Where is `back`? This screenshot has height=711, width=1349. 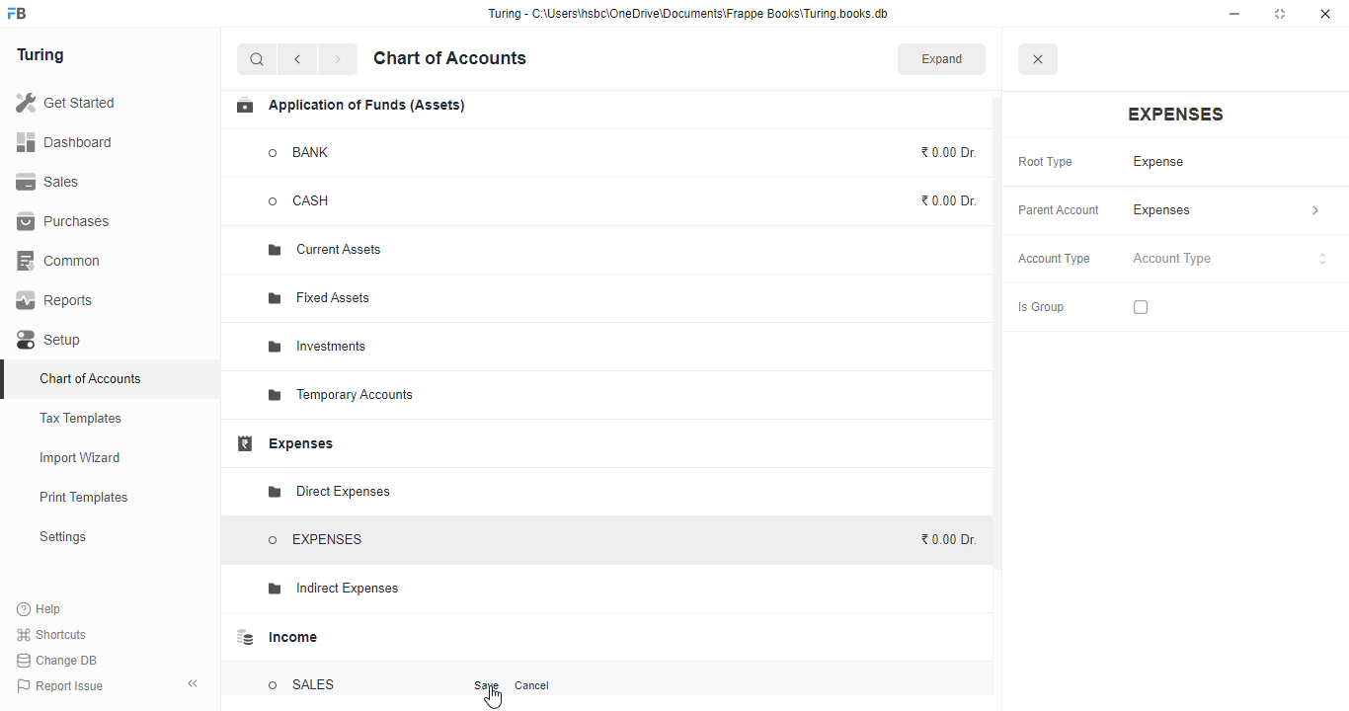 back is located at coordinates (297, 59).